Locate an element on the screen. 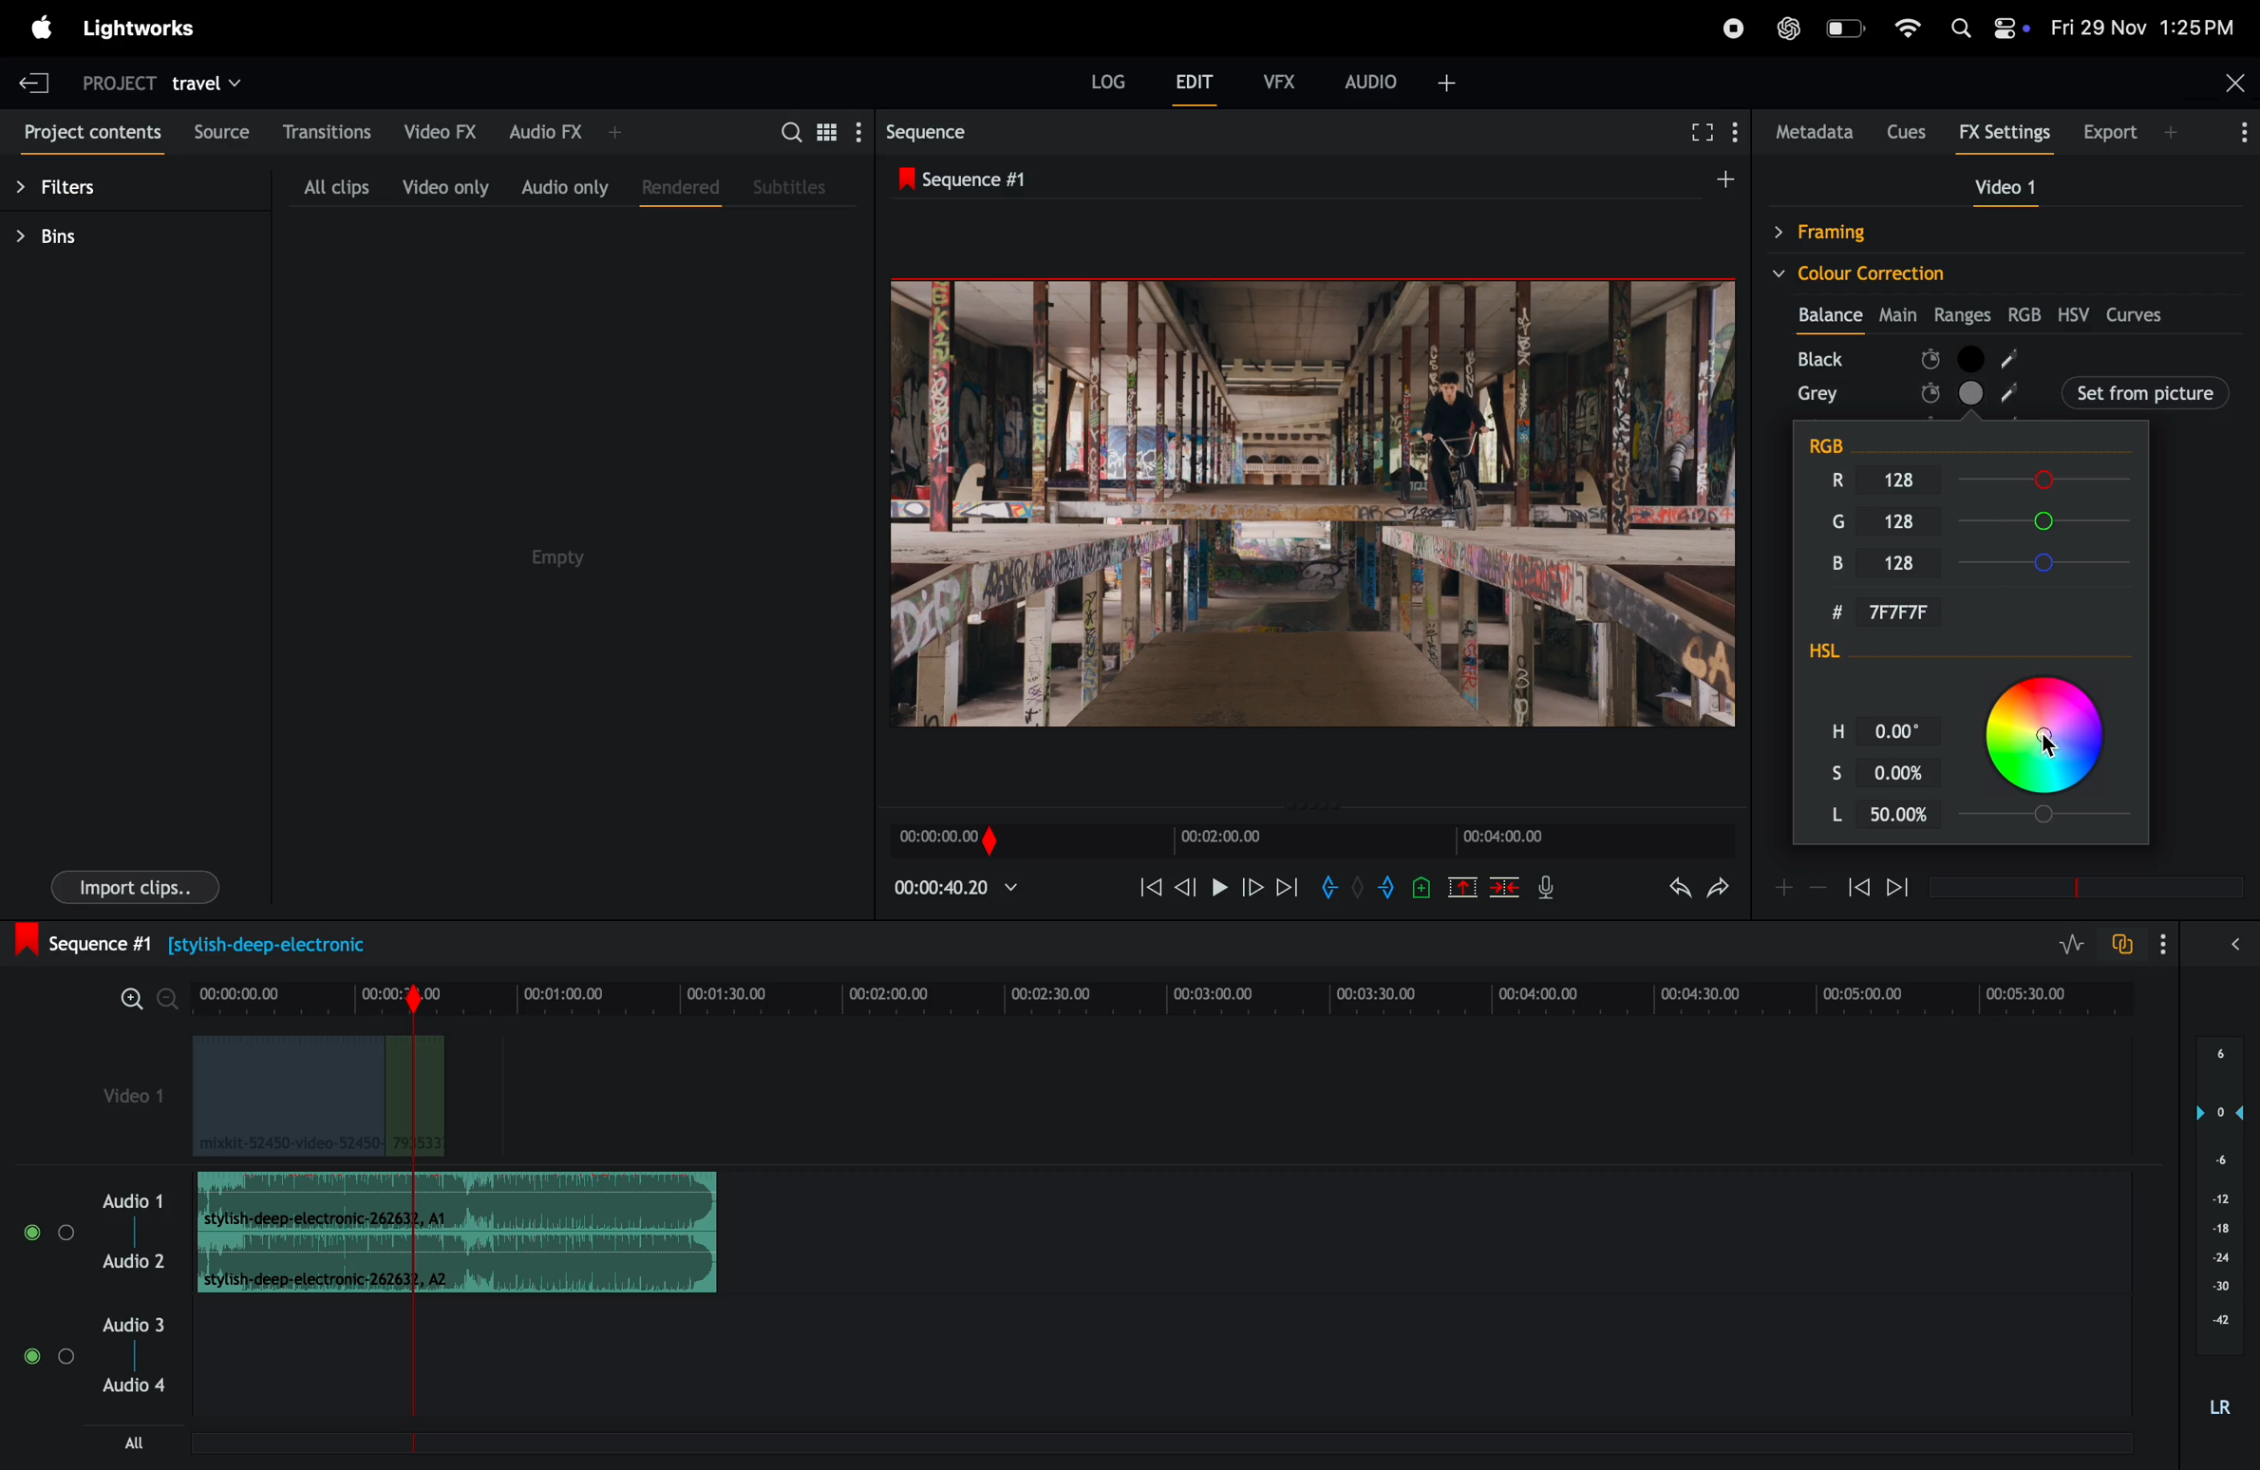  previous frame is located at coordinates (1190, 885).